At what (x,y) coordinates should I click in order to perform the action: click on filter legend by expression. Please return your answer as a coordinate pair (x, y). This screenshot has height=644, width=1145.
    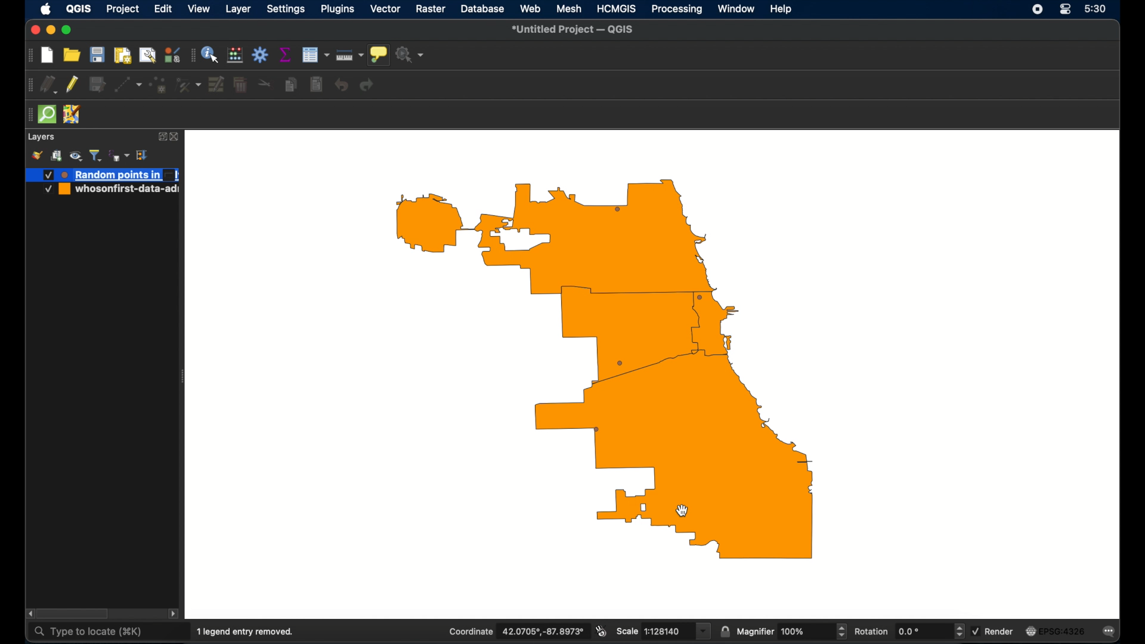
    Looking at the image, I should click on (120, 156).